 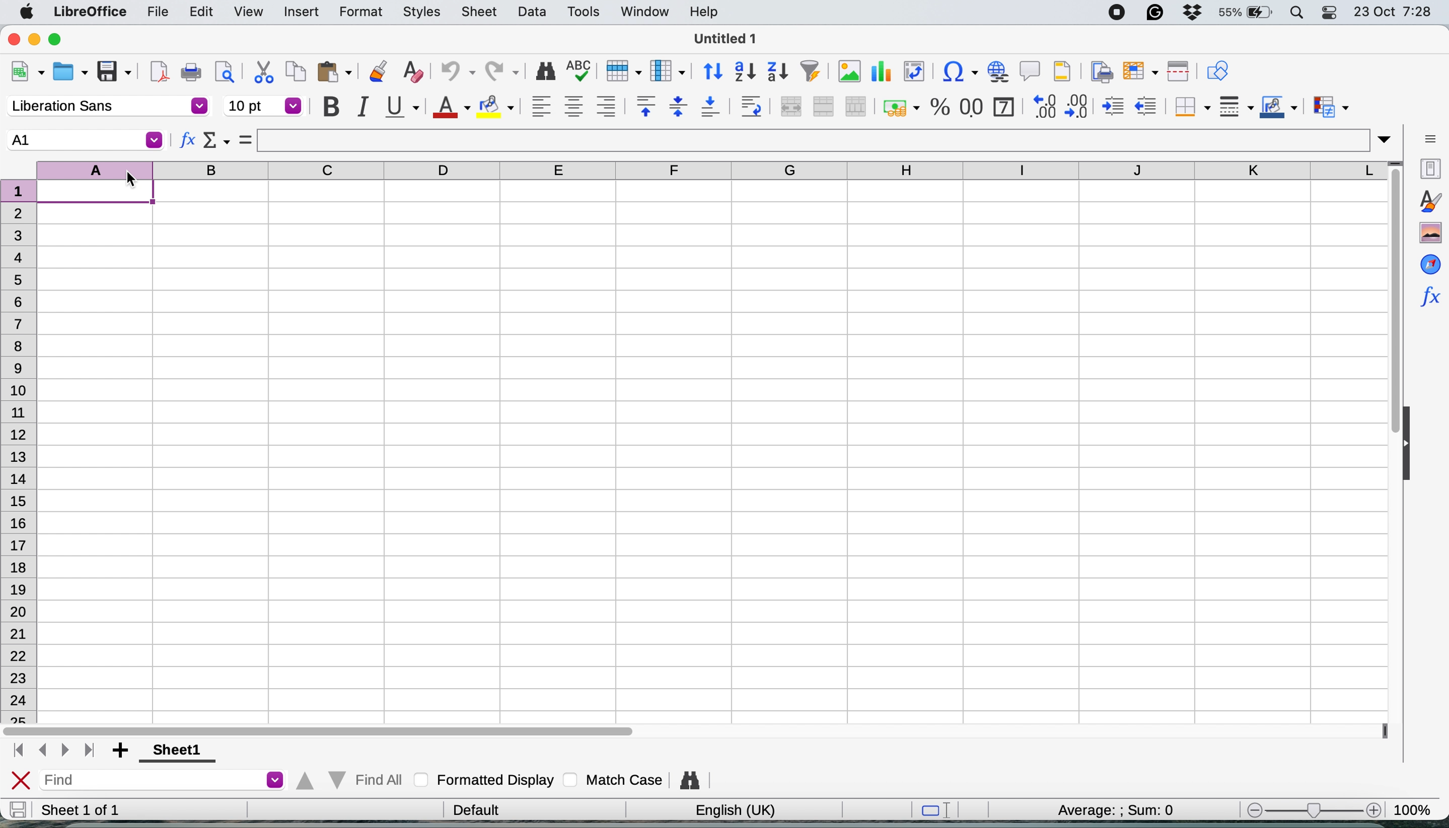 What do you see at coordinates (103, 106) in the screenshot?
I see `font` at bounding box center [103, 106].